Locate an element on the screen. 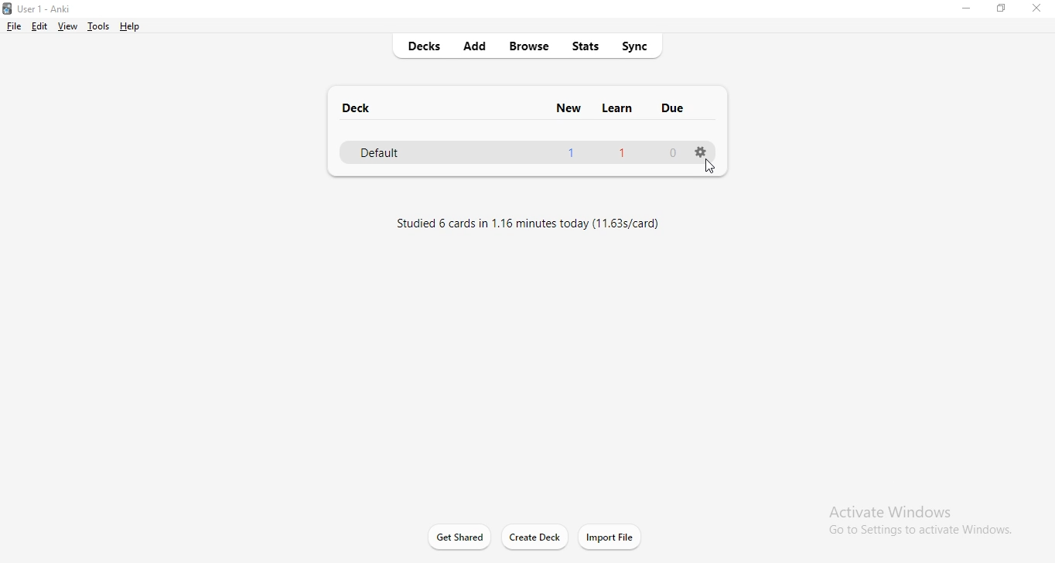 This screenshot has width=1055, height=563. new is located at coordinates (572, 111).